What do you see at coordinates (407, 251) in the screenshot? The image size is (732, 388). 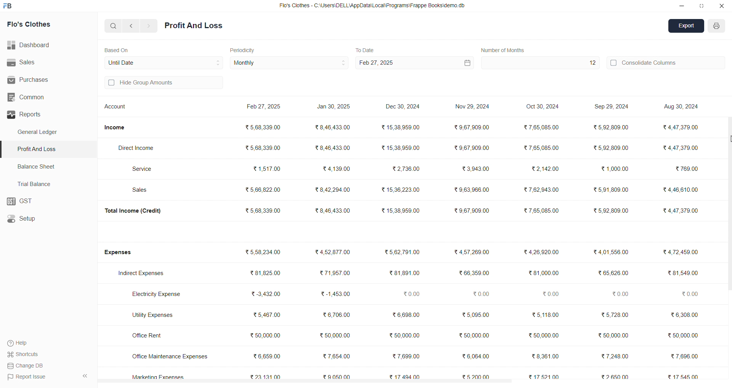 I see `₹5,62,791.00` at bounding box center [407, 251].